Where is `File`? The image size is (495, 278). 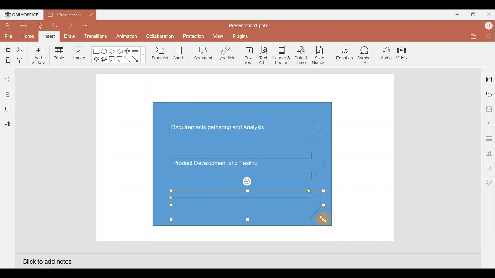
File is located at coordinates (8, 35).